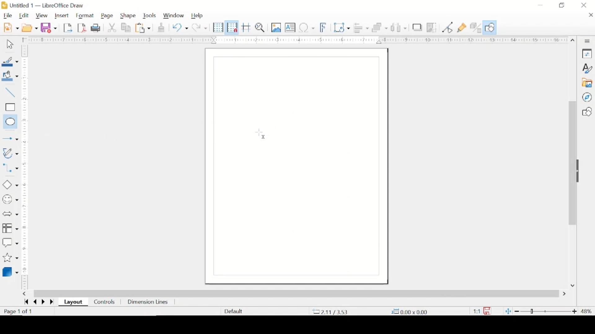 The height and width of the screenshot is (334, 595). Describe the element at coordinates (508, 311) in the screenshot. I see `fit page to current window` at that location.